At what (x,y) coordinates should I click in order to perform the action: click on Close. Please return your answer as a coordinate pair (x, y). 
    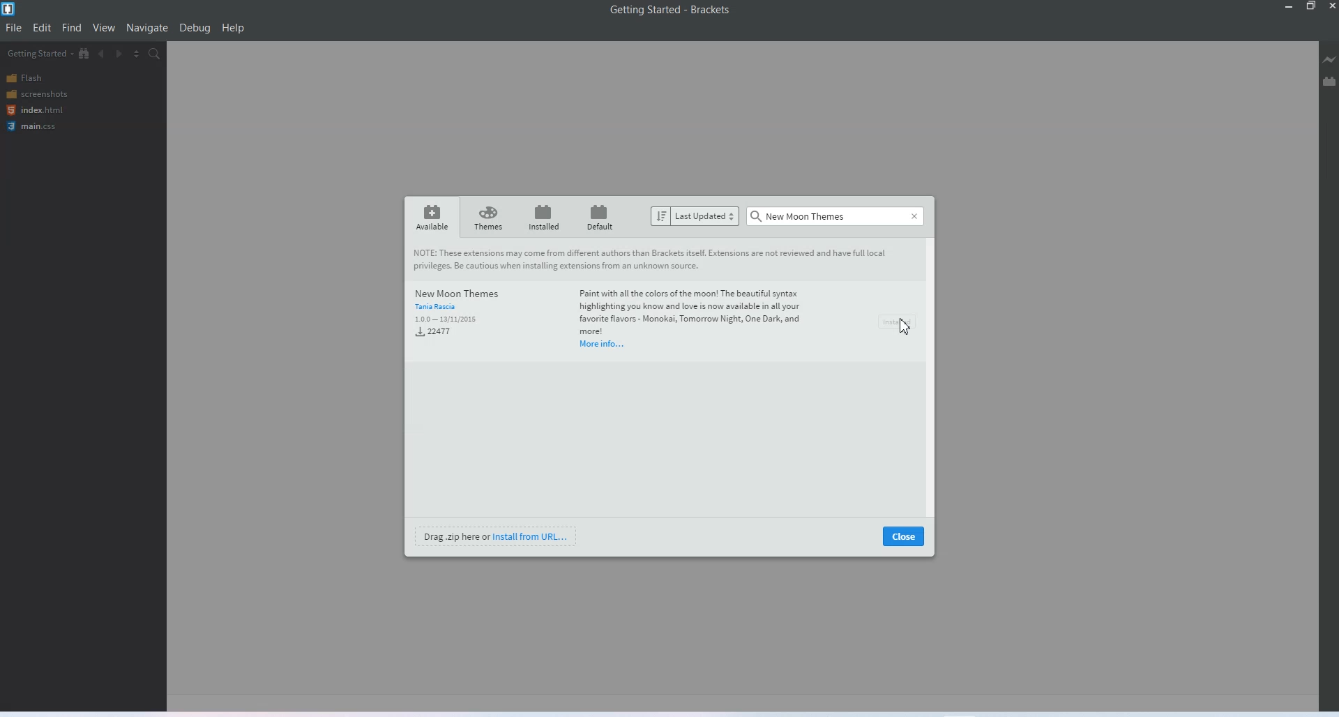
    Looking at the image, I should click on (1331, 7).